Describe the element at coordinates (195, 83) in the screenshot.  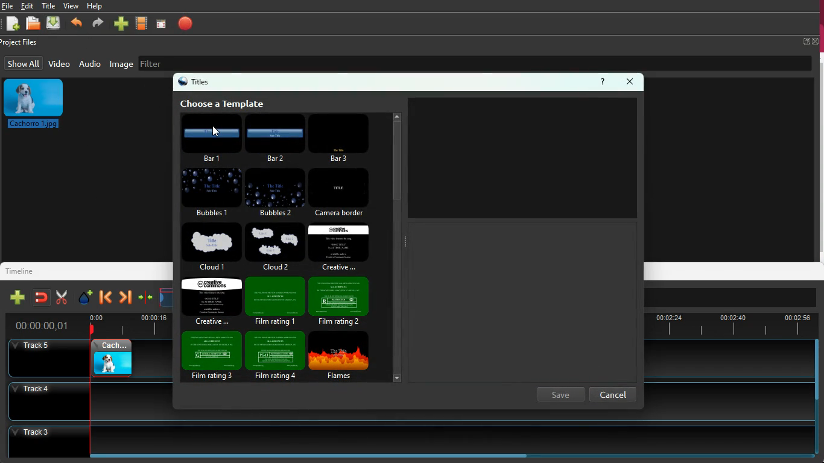
I see `titles` at that location.